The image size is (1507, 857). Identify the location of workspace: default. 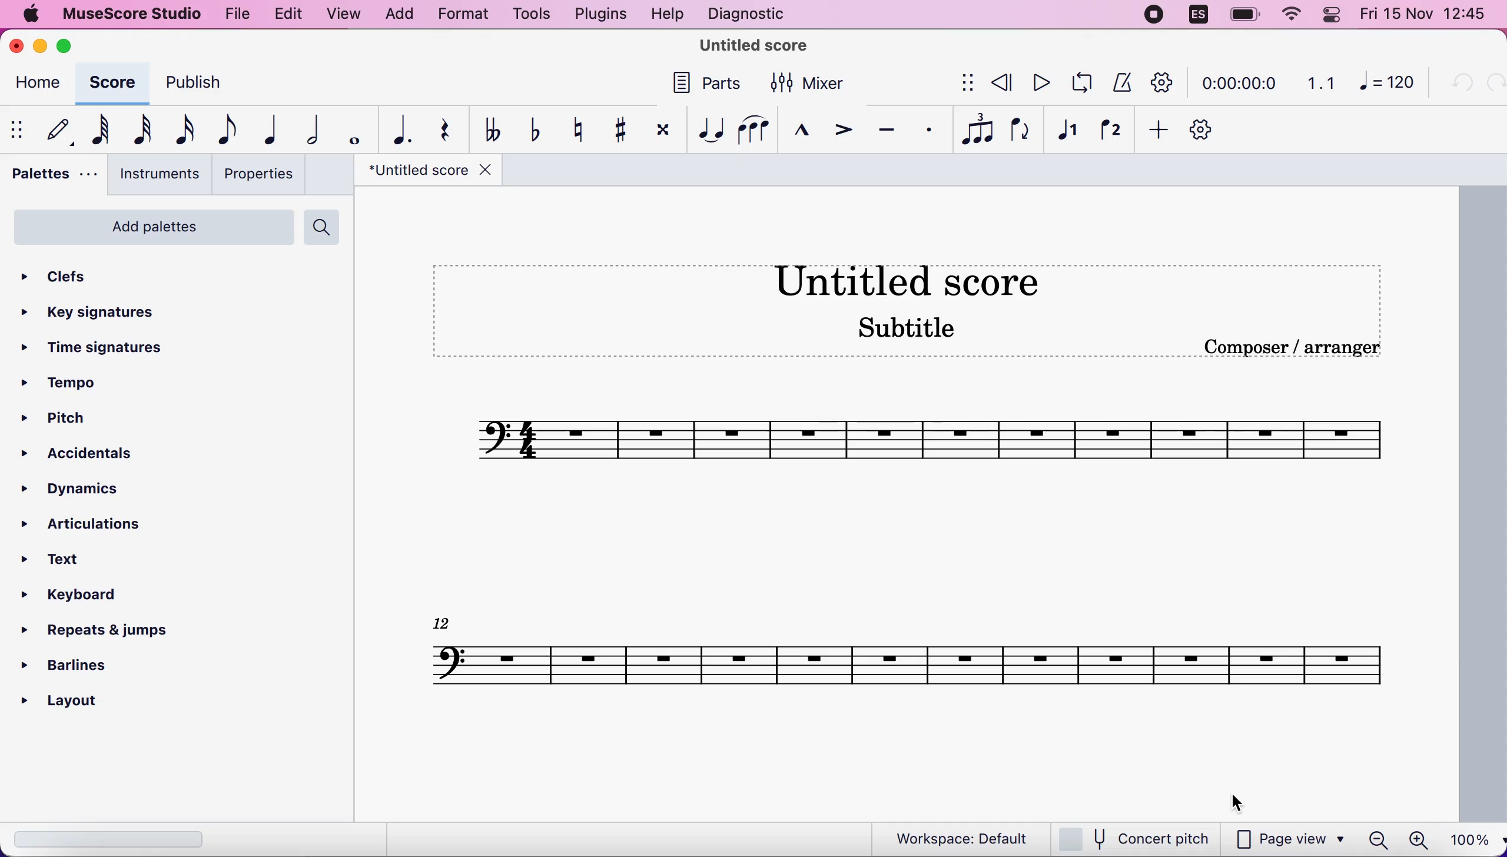
(956, 839).